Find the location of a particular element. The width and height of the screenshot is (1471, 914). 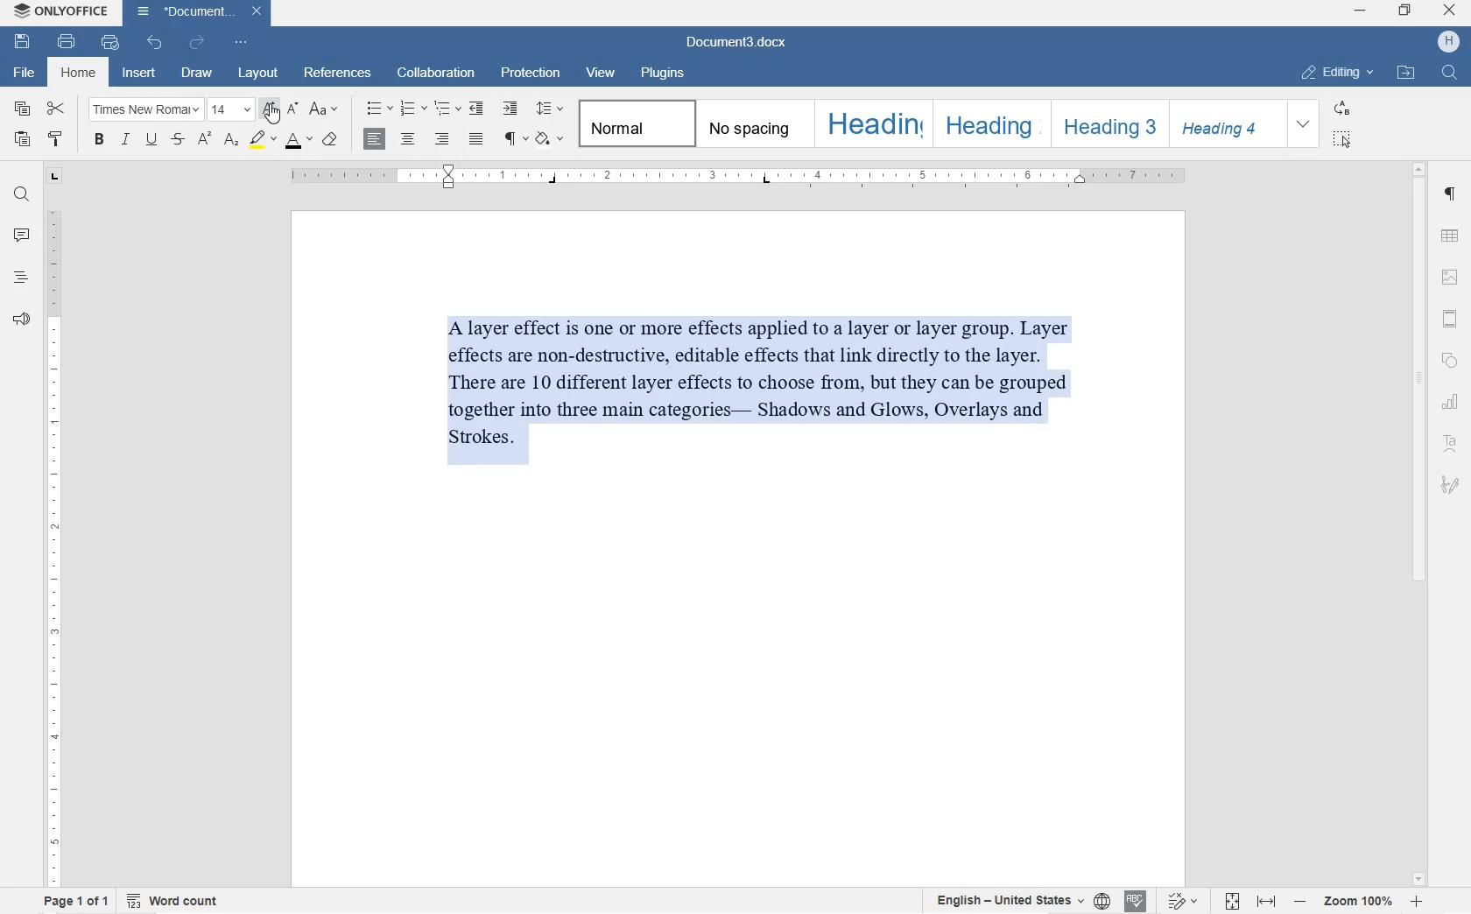

SHADING is located at coordinates (550, 140).